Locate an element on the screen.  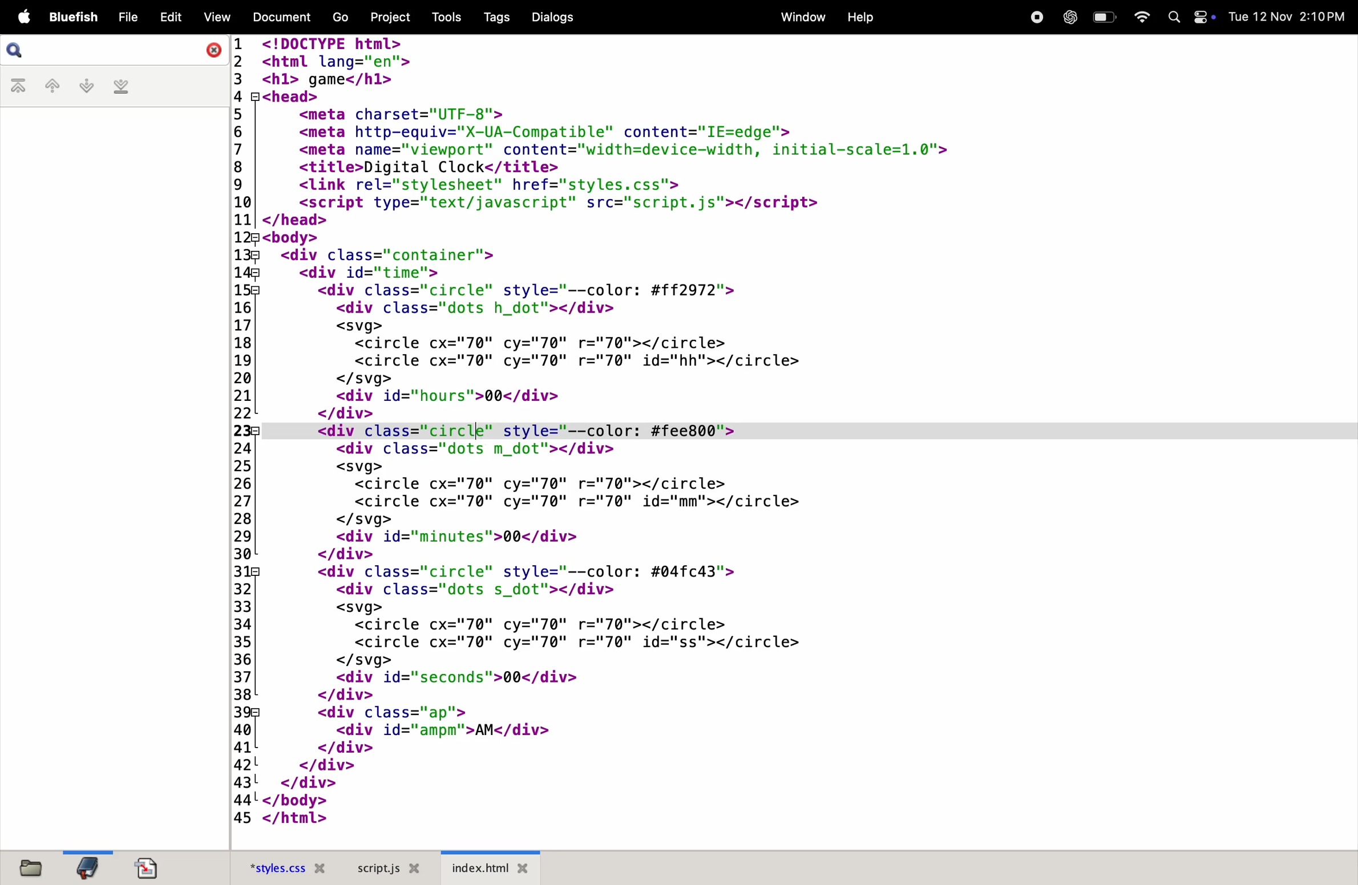
chatgpt is located at coordinates (1066, 17).